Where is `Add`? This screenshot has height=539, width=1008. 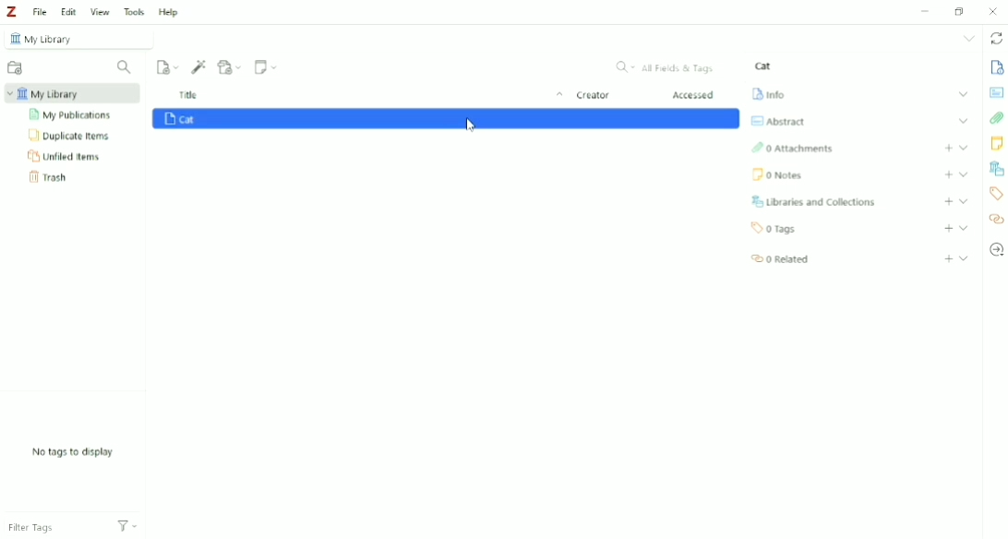
Add is located at coordinates (949, 148).